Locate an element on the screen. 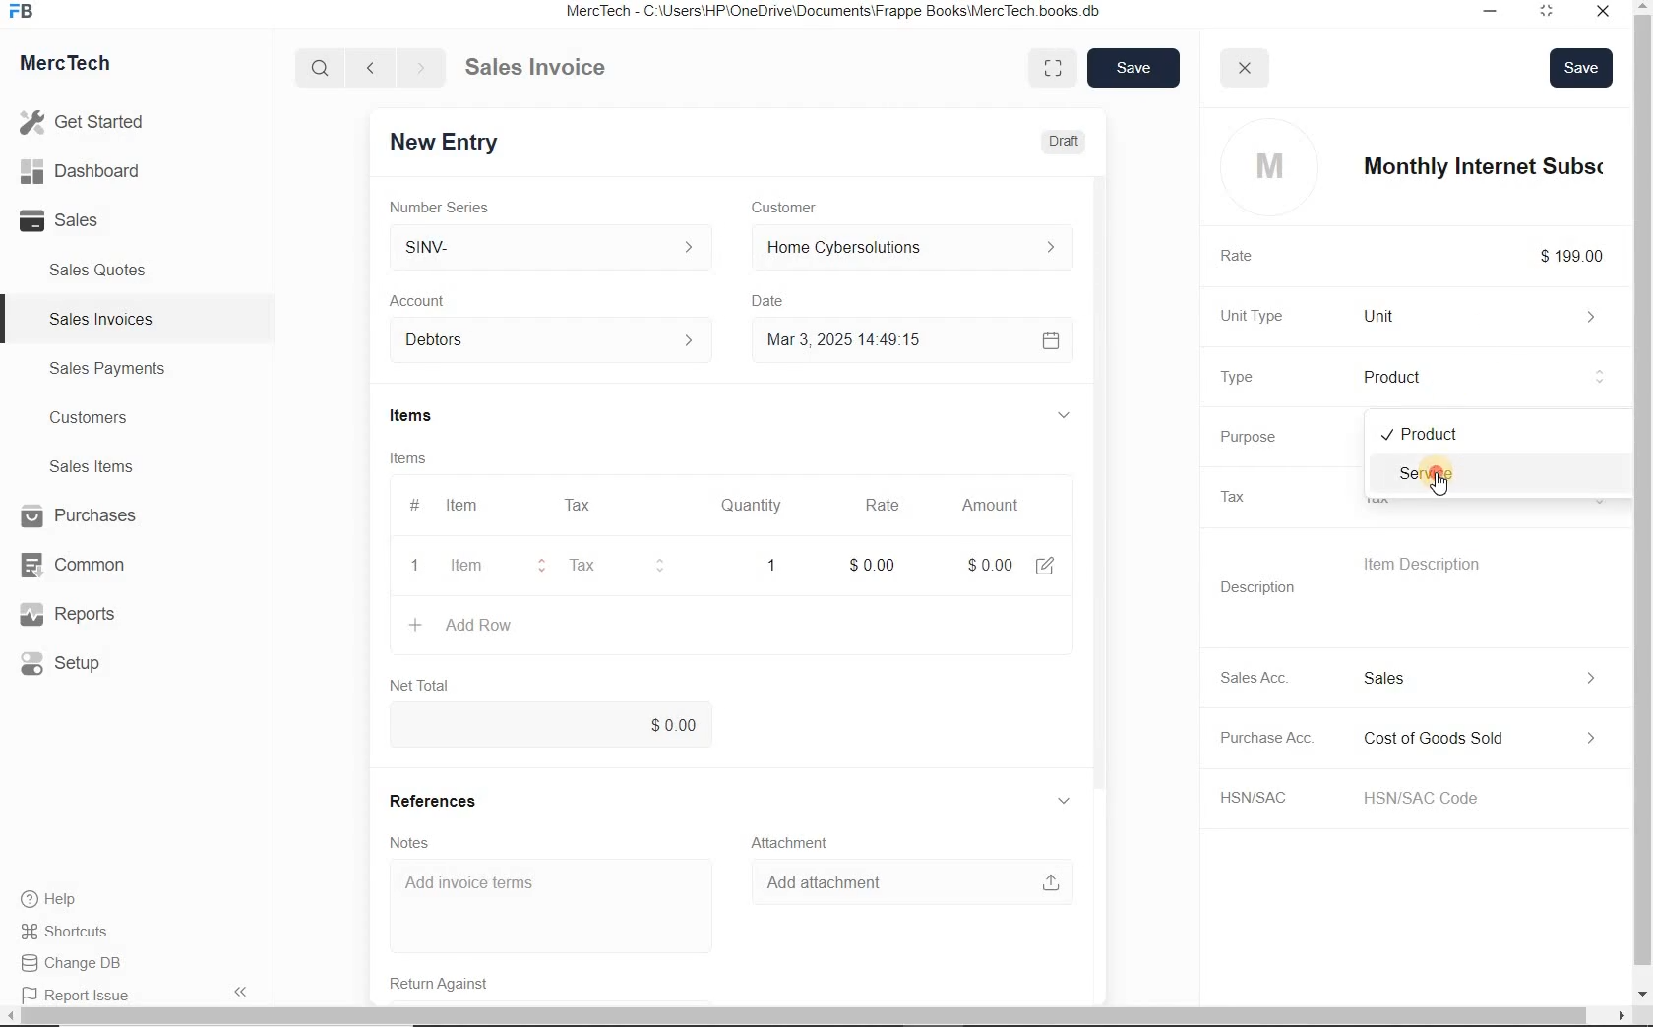 This screenshot has width=1653, height=1027. References is located at coordinates (448, 799).